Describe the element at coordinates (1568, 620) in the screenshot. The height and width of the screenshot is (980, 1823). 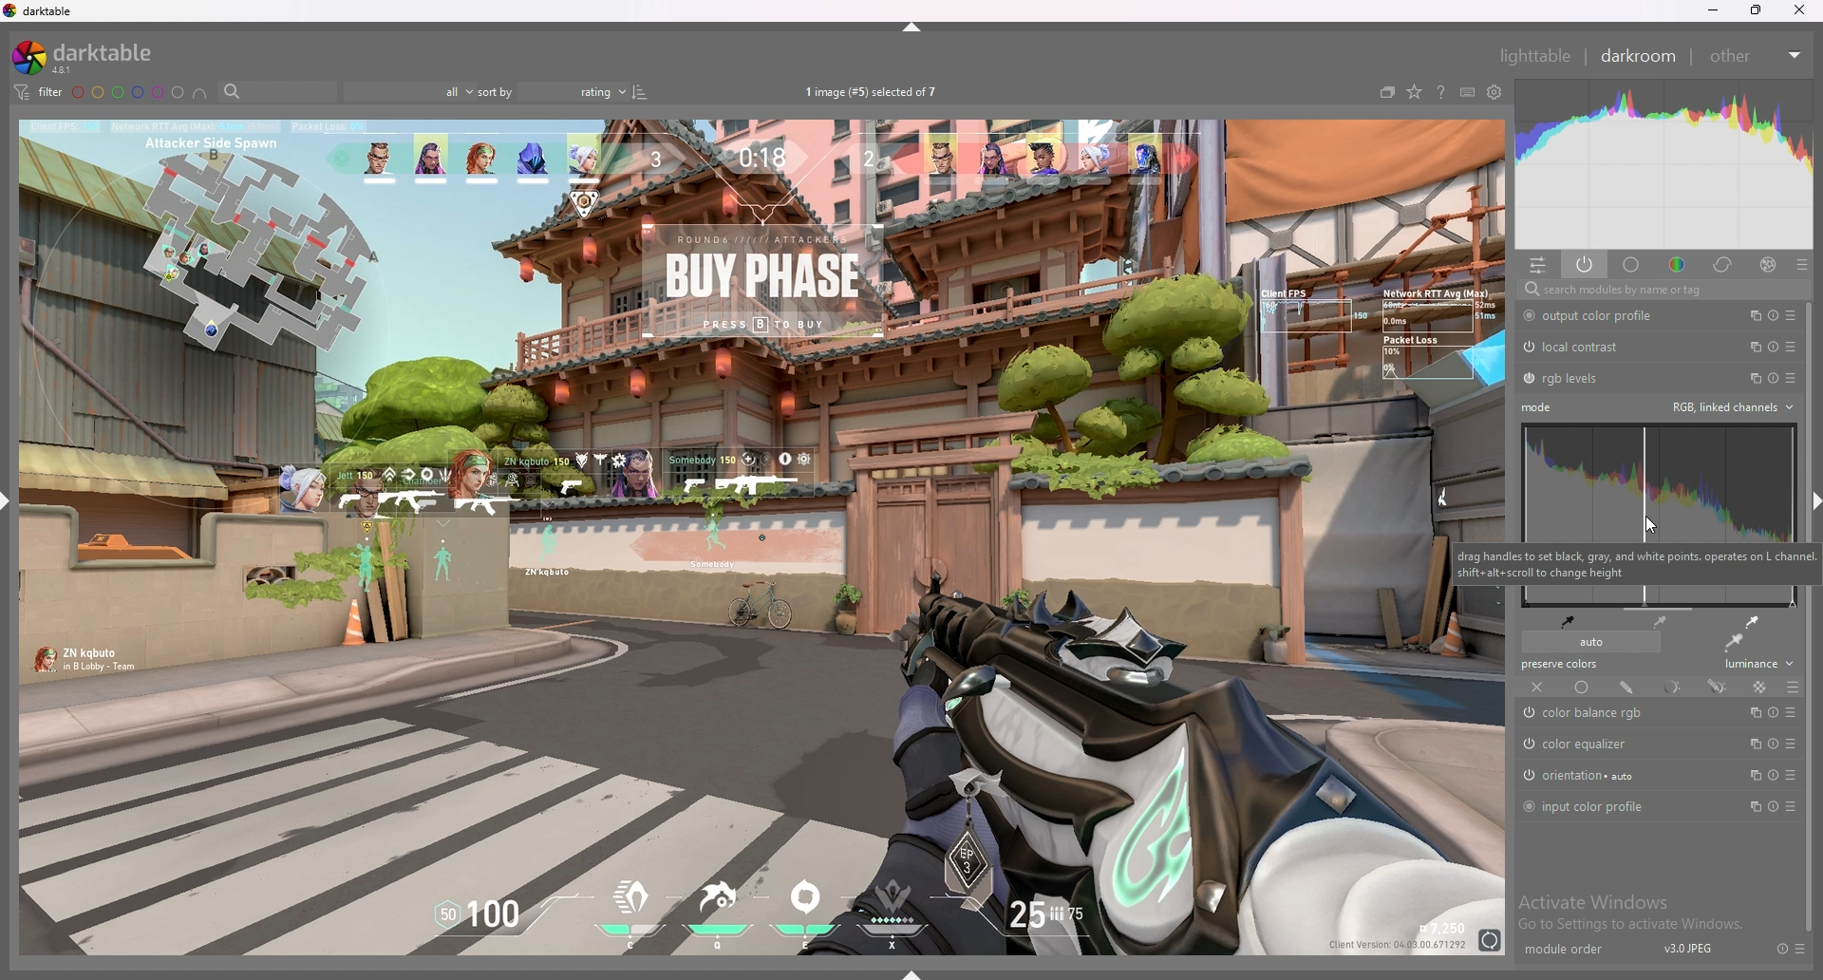
I see `black point` at that location.